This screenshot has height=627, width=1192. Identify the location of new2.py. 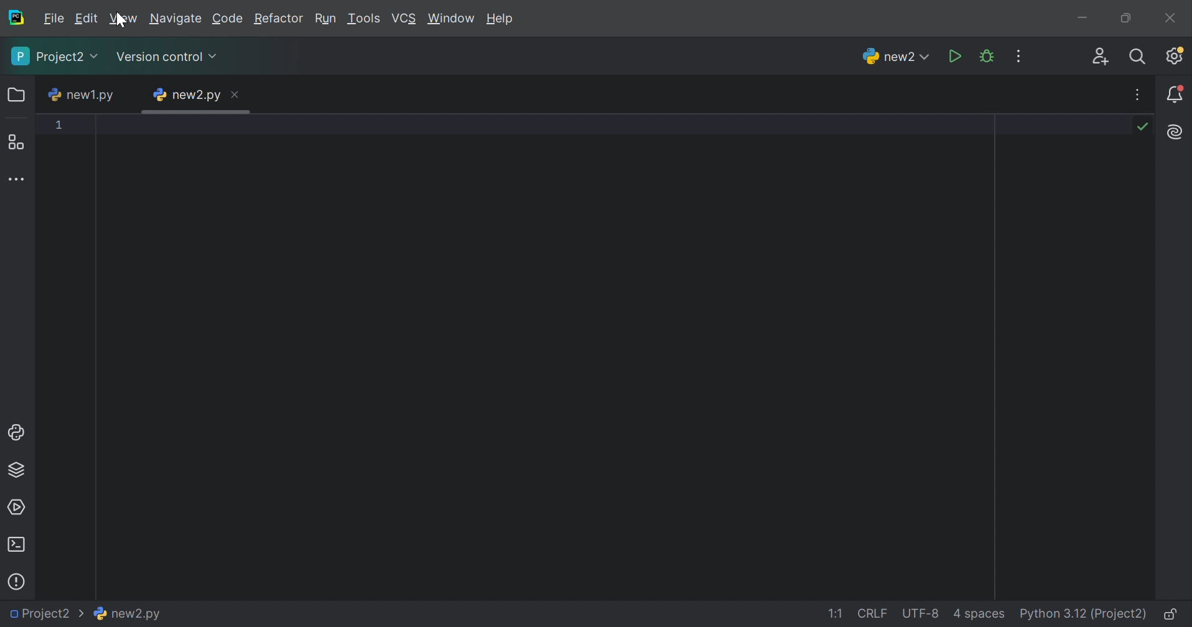
(189, 95).